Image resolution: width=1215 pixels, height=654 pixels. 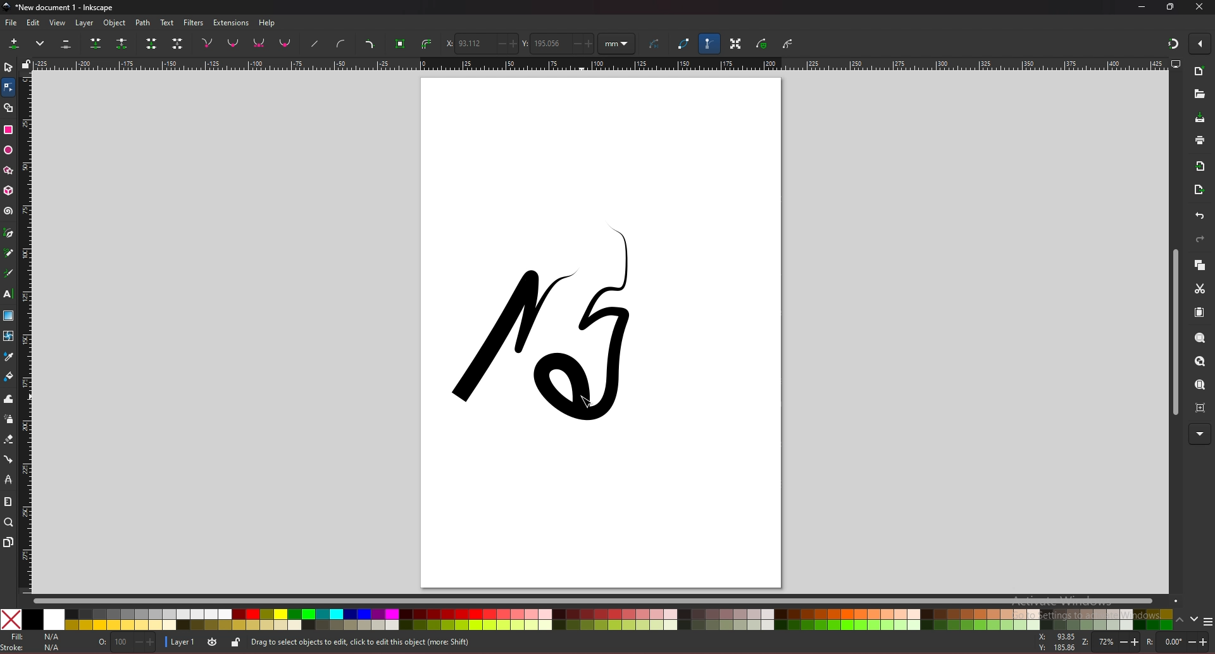 What do you see at coordinates (585, 401) in the screenshot?
I see `cursor` at bounding box center [585, 401].